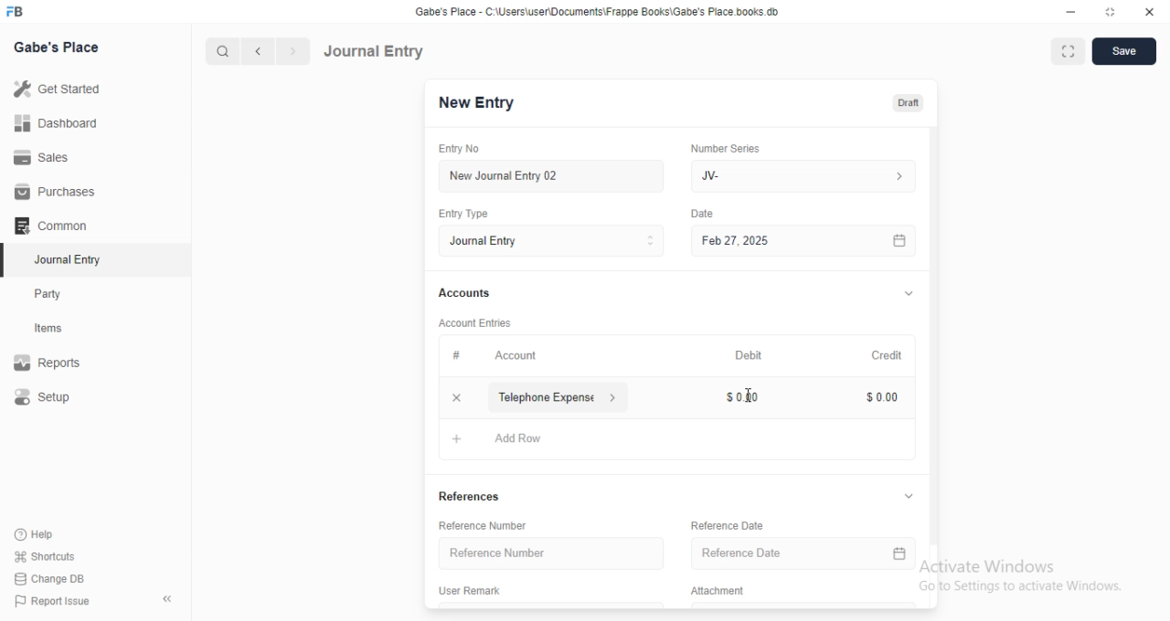  What do you see at coordinates (749, 356) in the screenshot?
I see `Debit` at bounding box center [749, 356].